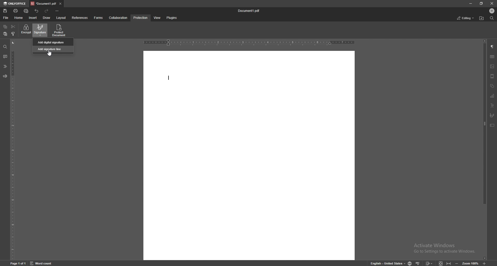  What do you see at coordinates (492, 11) in the screenshot?
I see `profile` at bounding box center [492, 11].